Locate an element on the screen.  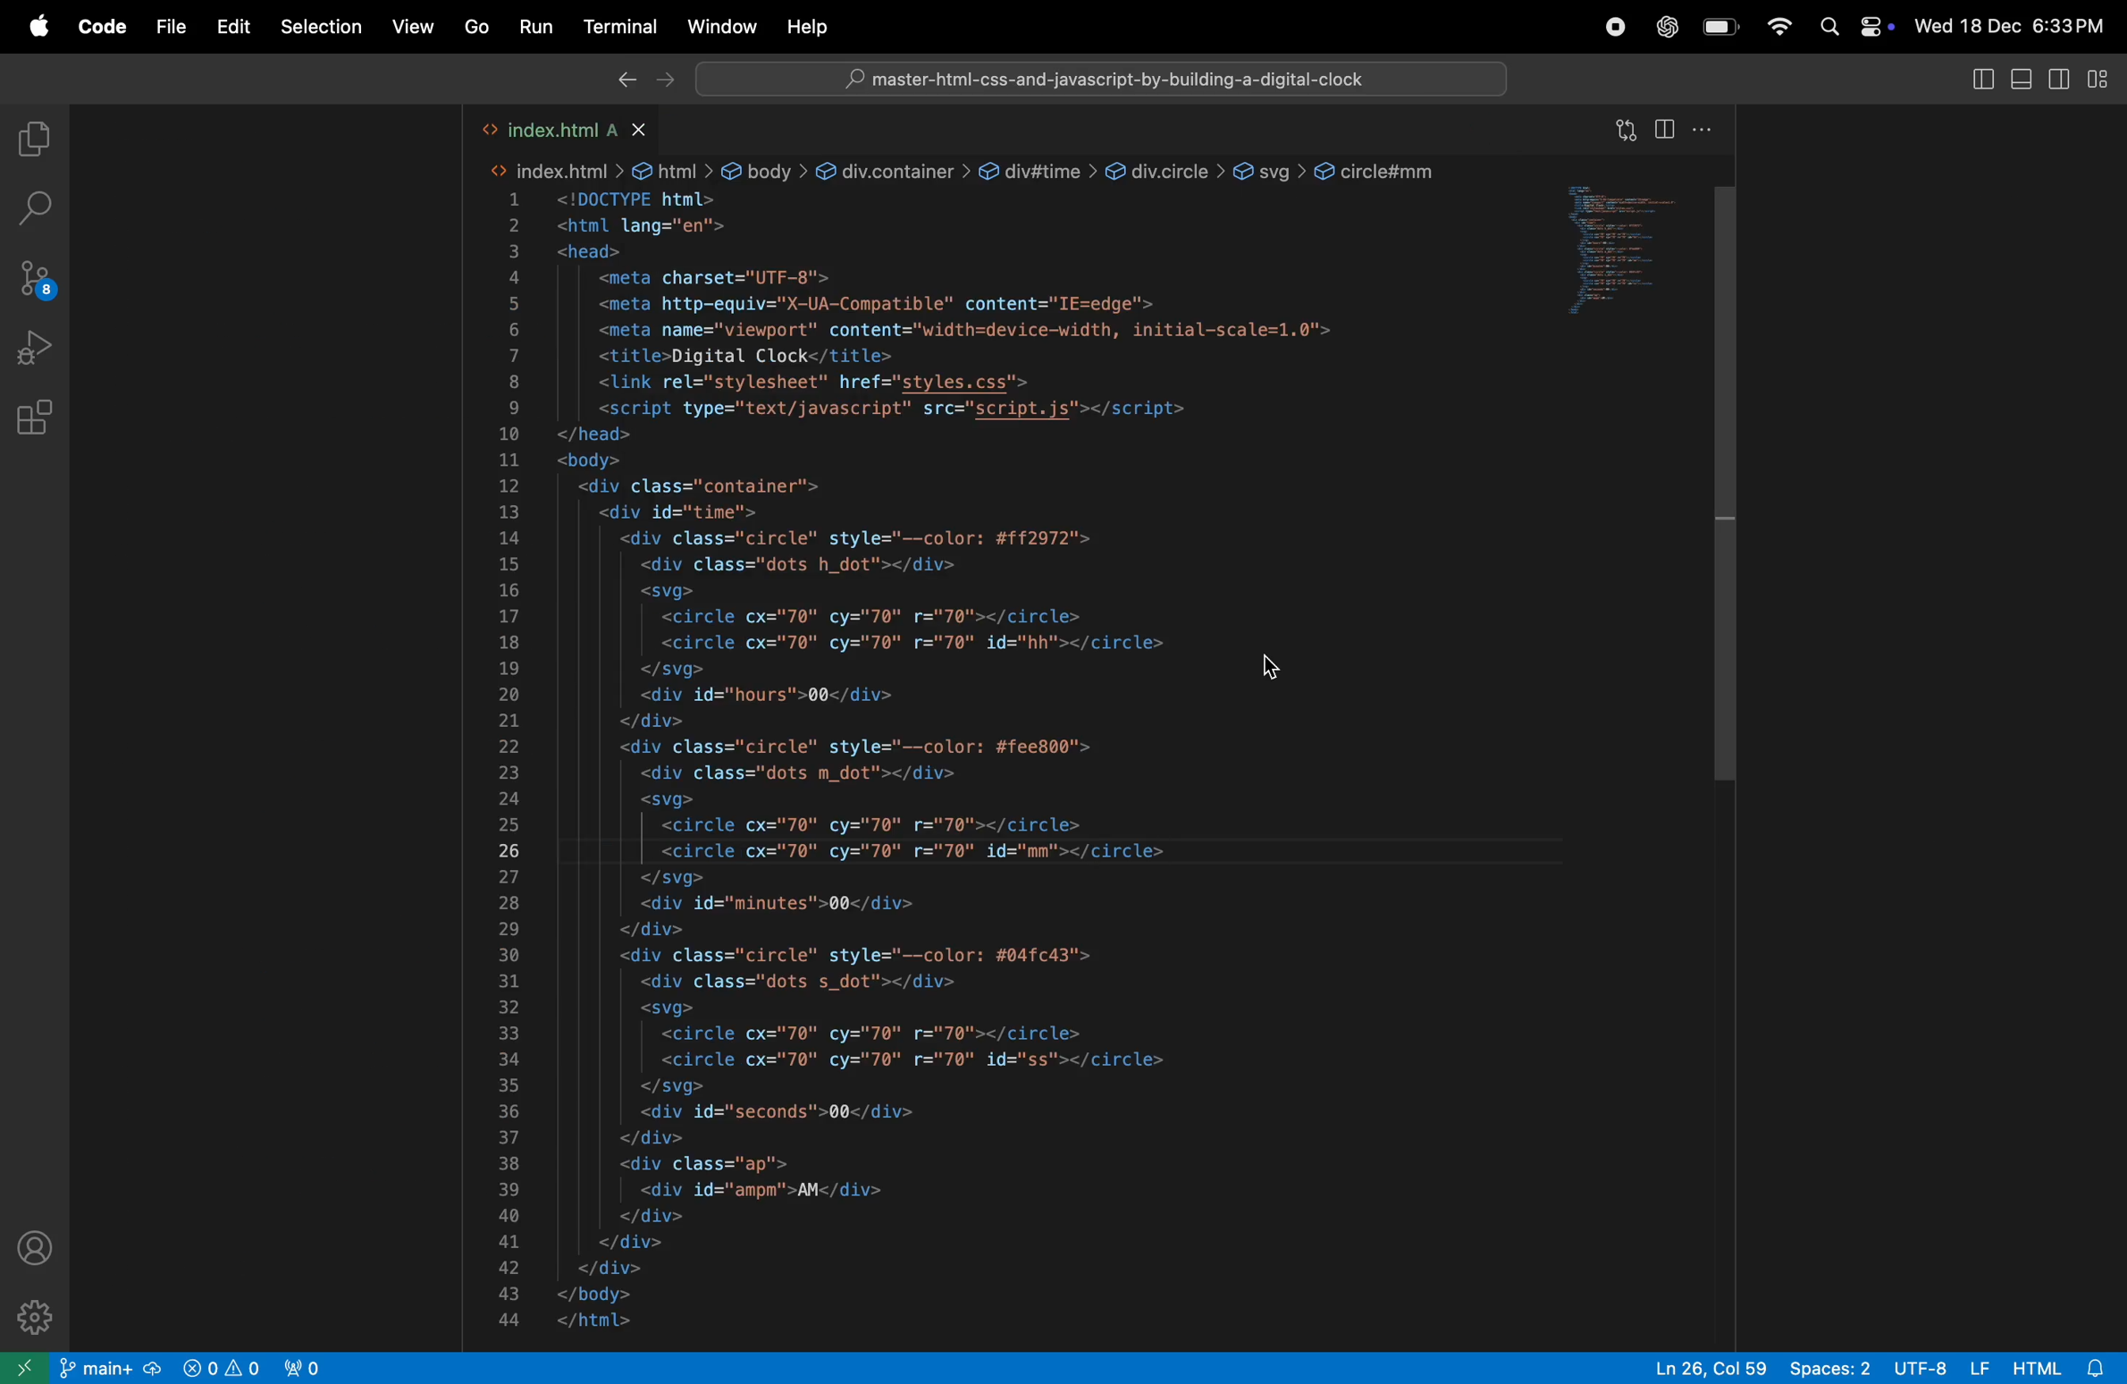
ln 26, col 59 is located at coordinates (1704, 1366).